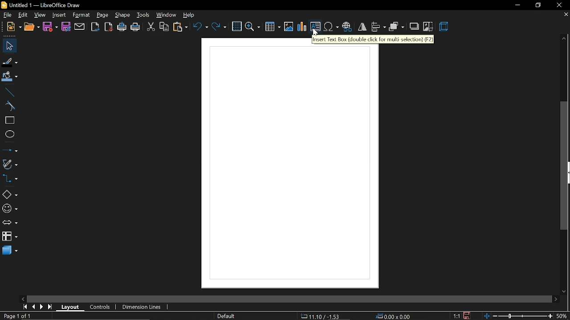  I want to click on minimize, so click(517, 5).